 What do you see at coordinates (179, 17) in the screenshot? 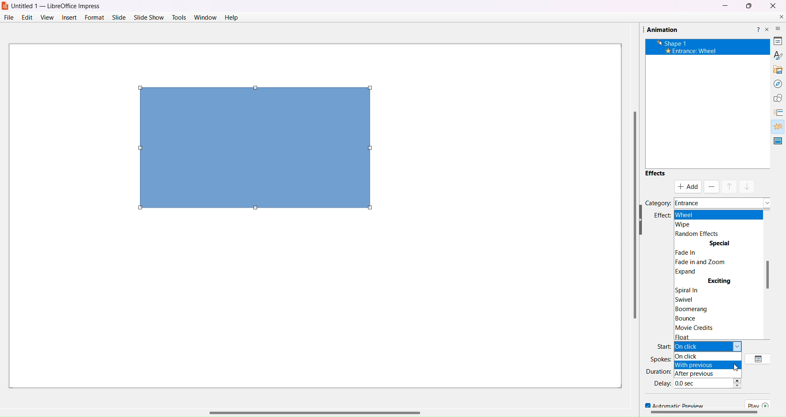
I see `Tools` at bounding box center [179, 17].